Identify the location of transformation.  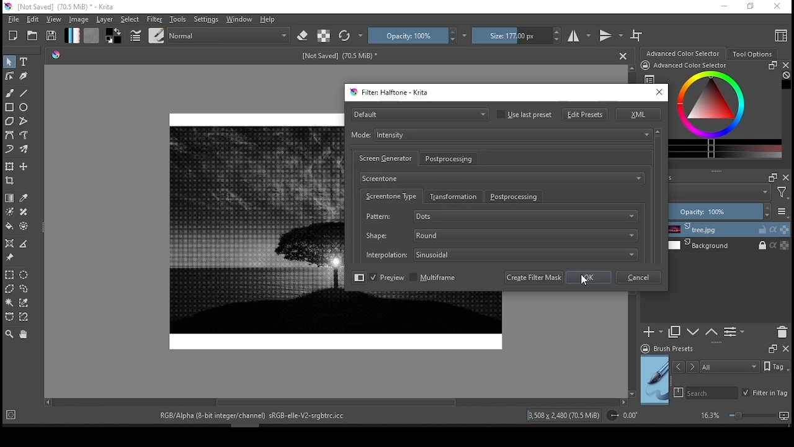
(454, 197).